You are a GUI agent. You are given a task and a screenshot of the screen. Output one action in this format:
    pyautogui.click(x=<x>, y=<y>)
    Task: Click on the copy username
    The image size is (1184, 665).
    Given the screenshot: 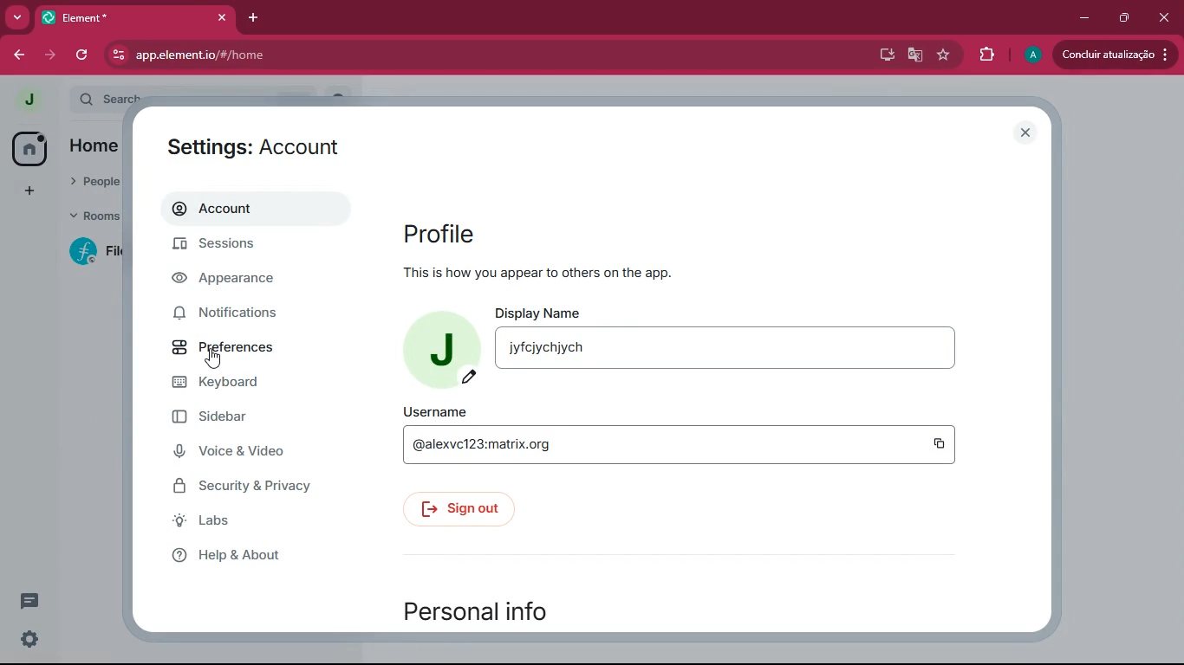 What is the action you would take?
    pyautogui.click(x=936, y=443)
    